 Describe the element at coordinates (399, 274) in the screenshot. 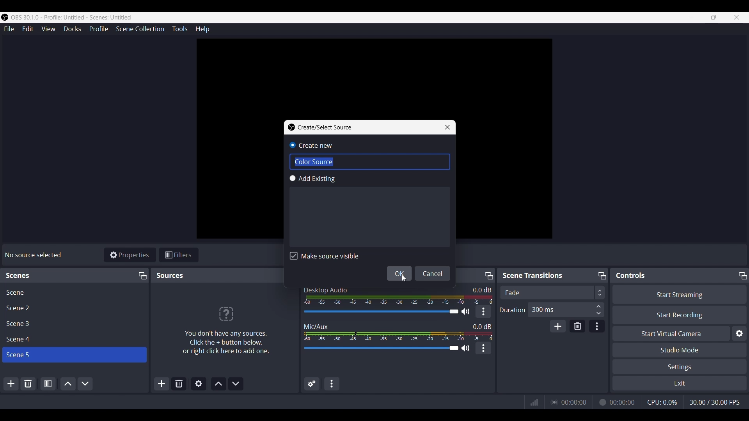

I see `OK` at that location.